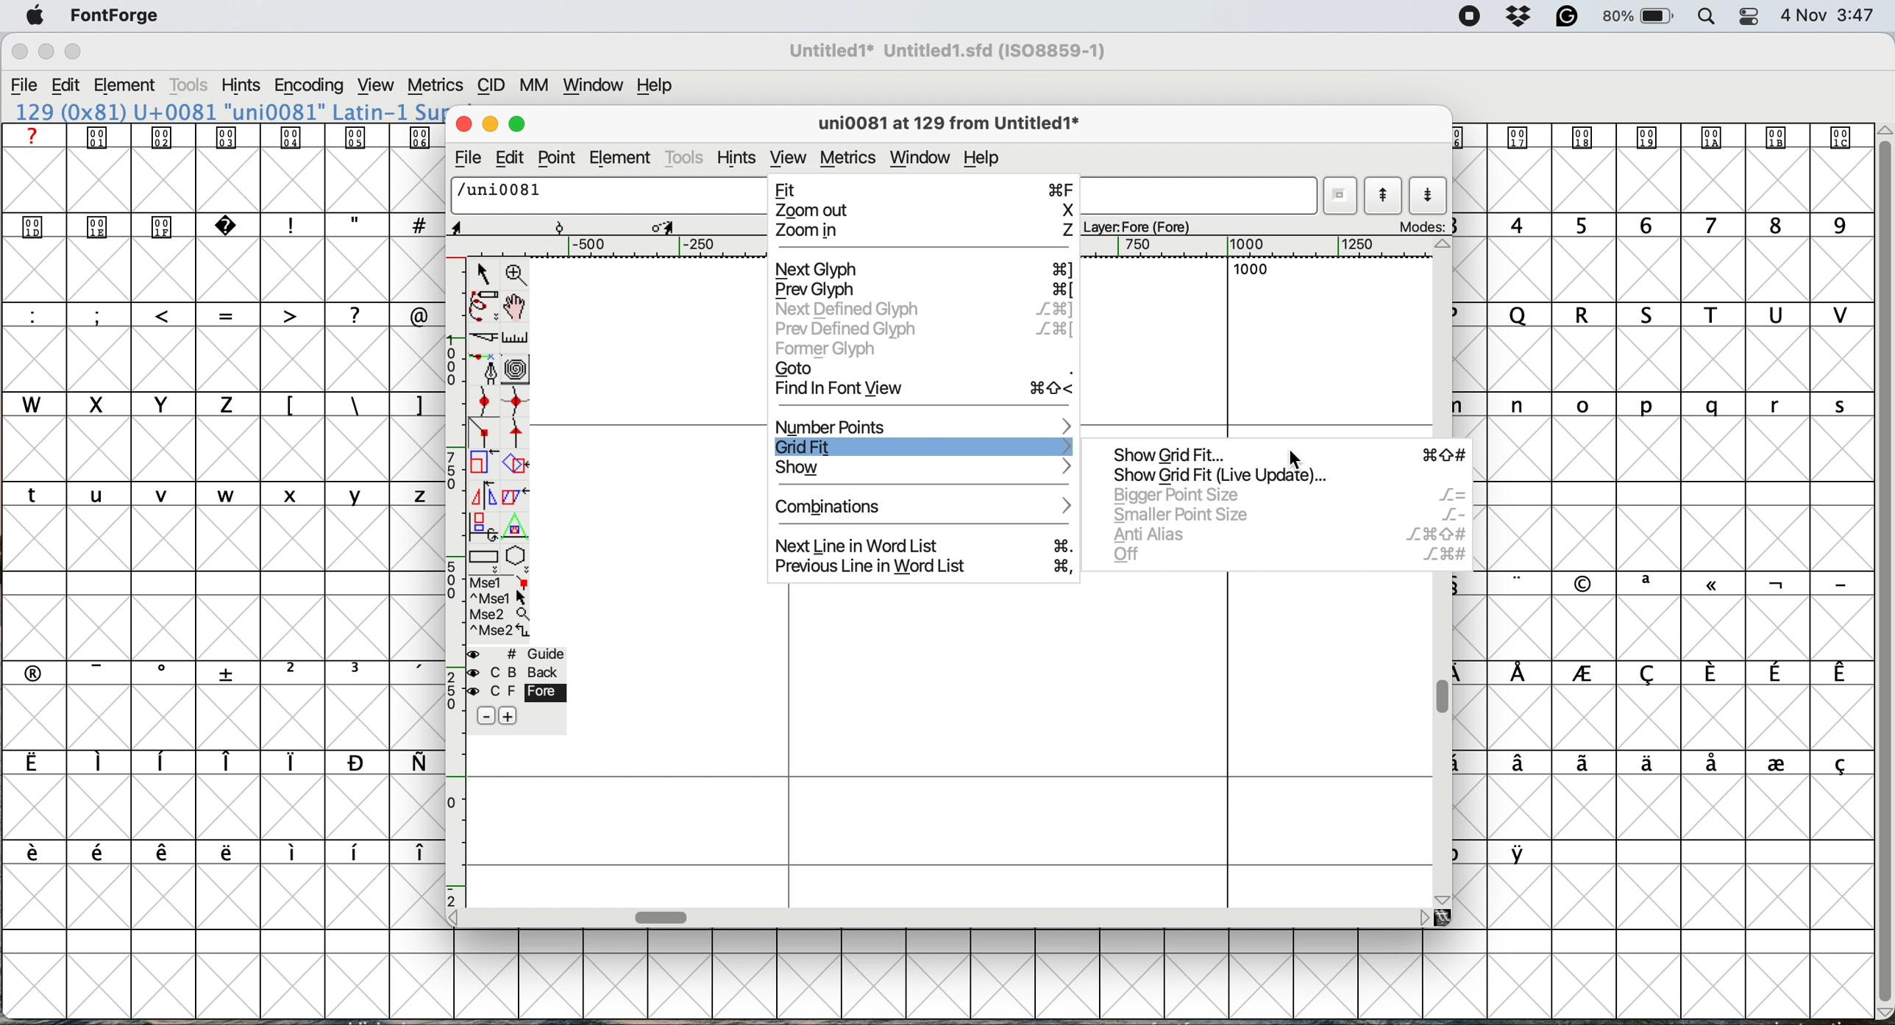 The height and width of the screenshot is (1025, 1895). Describe the element at coordinates (24, 86) in the screenshot. I see `File` at that location.